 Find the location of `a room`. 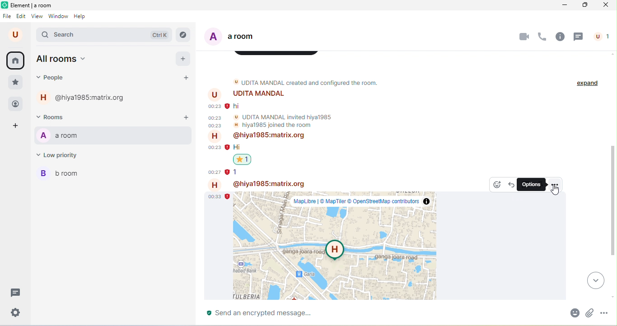

a room is located at coordinates (237, 37).